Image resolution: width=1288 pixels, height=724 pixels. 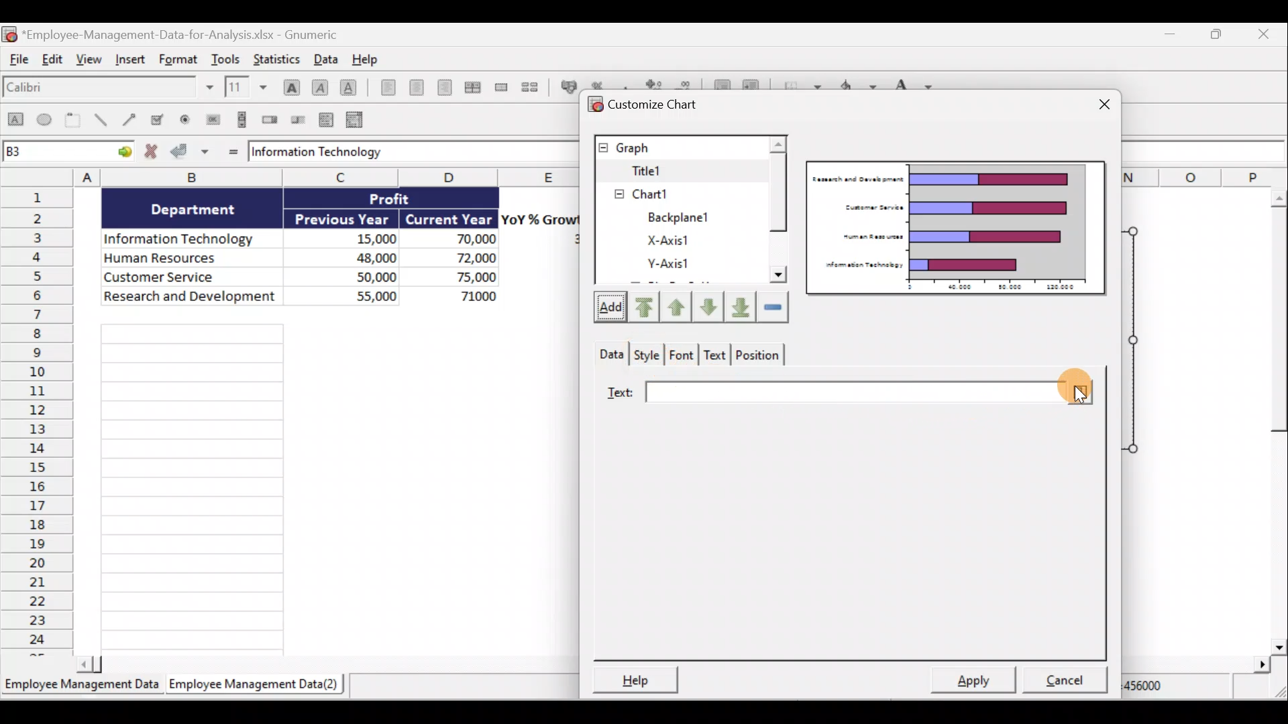 What do you see at coordinates (642, 306) in the screenshot?
I see `Move top` at bounding box center [642, 306].